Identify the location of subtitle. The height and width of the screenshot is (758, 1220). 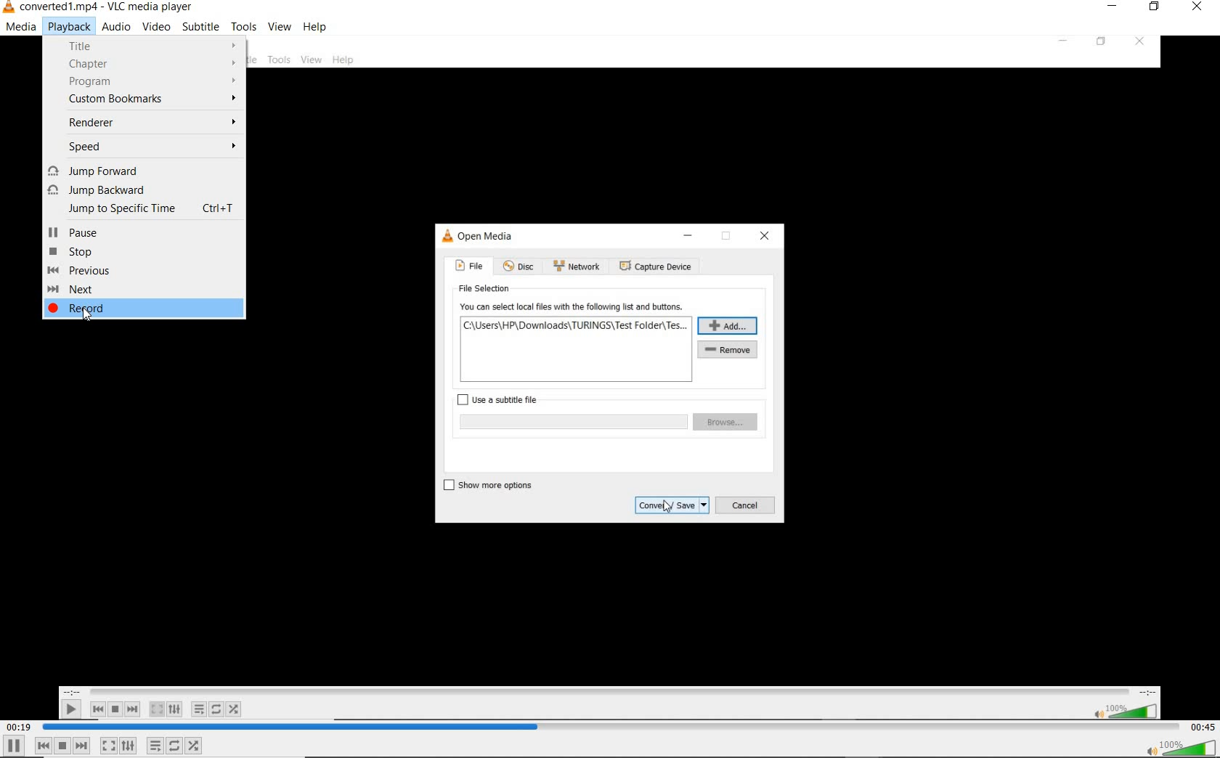
(202, 26).